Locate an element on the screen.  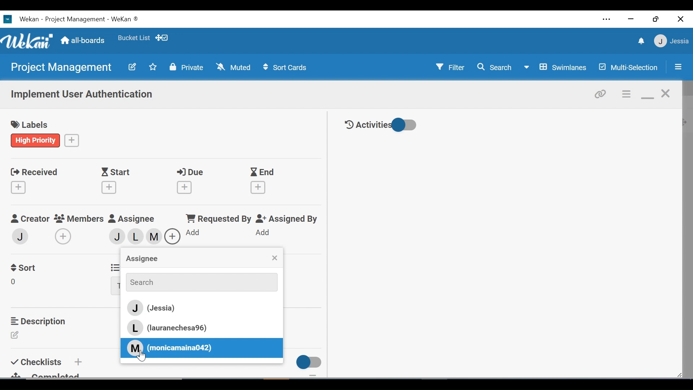
Muted is located at coordinates (235, 67).